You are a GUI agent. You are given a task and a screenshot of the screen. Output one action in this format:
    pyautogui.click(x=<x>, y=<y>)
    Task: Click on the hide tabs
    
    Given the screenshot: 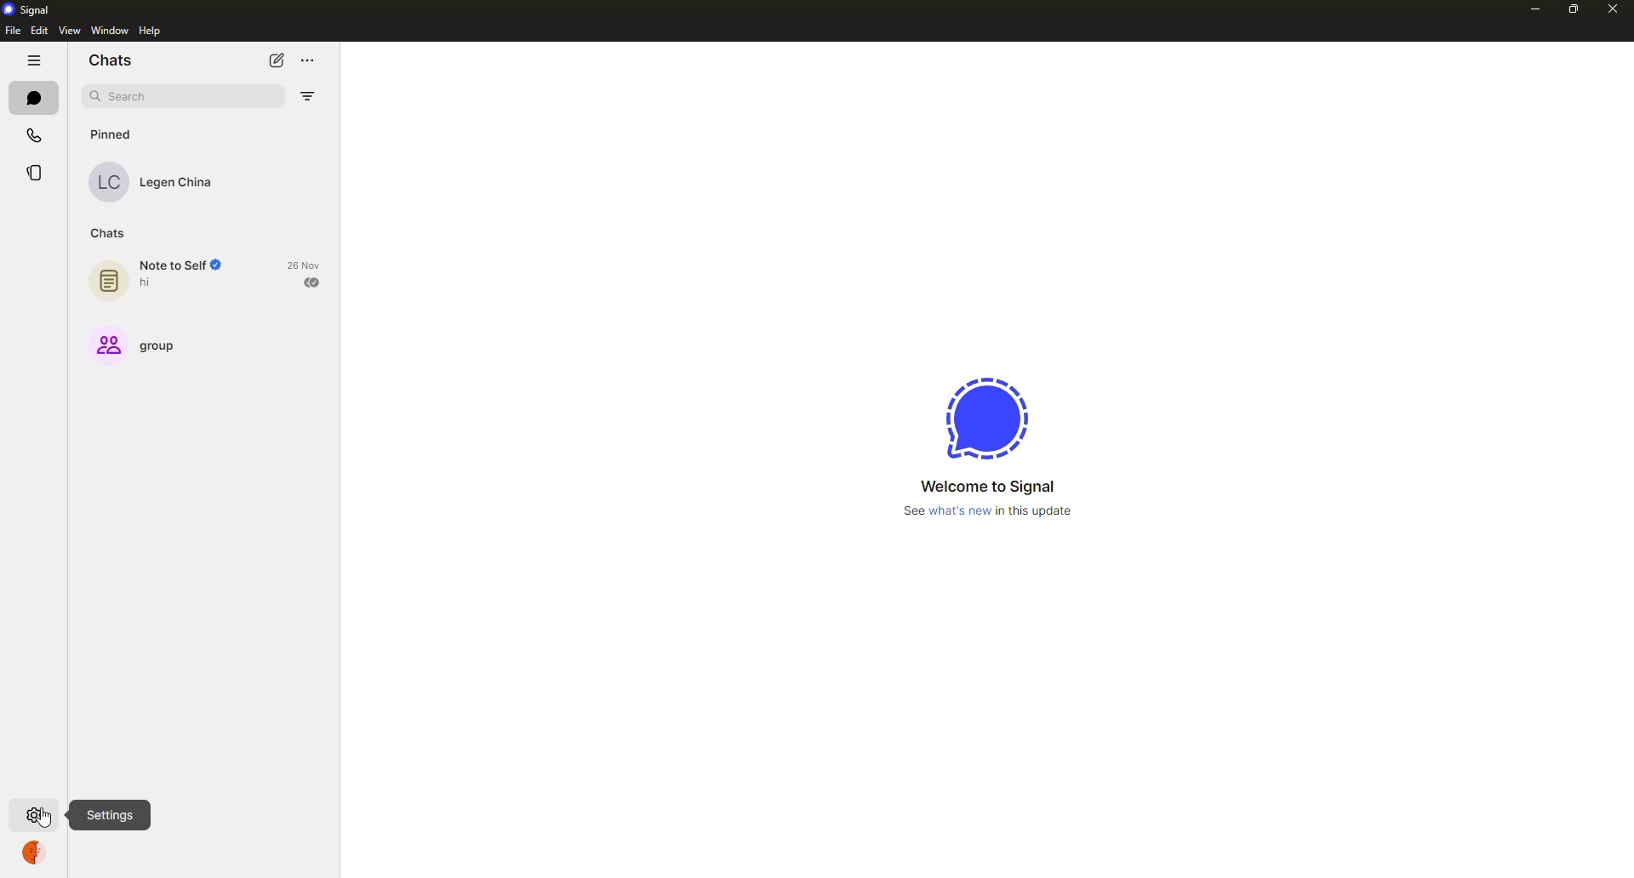 What is the action you would take?
    pyautogui.click(x=33, y=60)
    